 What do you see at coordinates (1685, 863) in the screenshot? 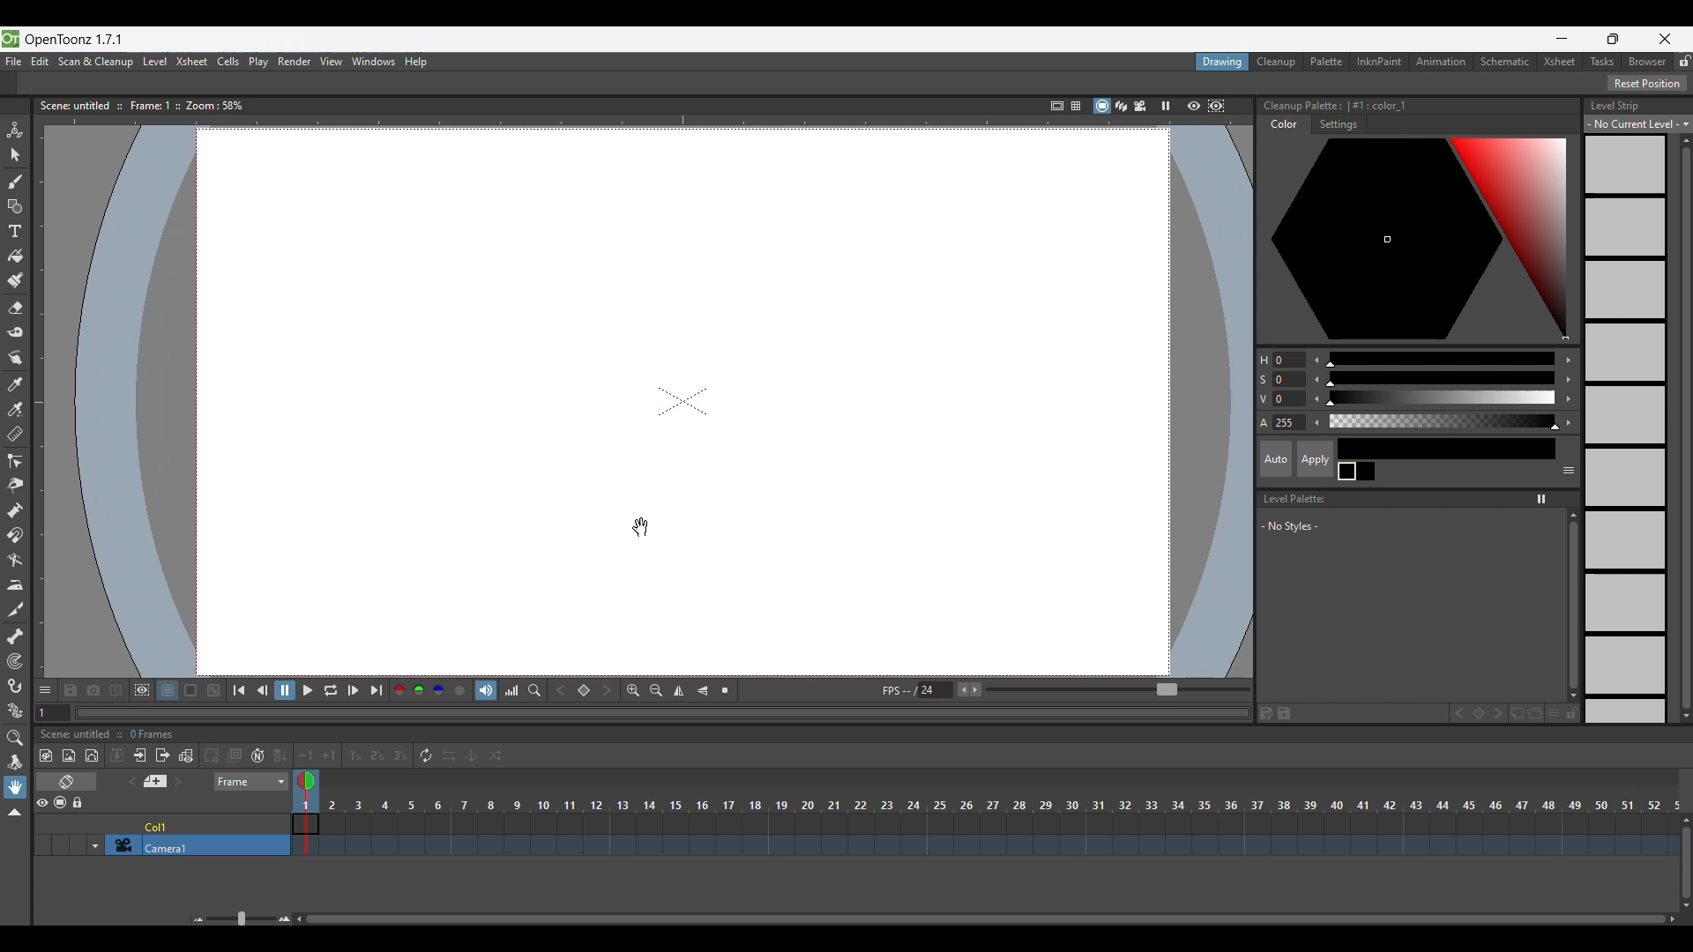
I see `Vertical slide bar` at bounding box center [1685, 863].